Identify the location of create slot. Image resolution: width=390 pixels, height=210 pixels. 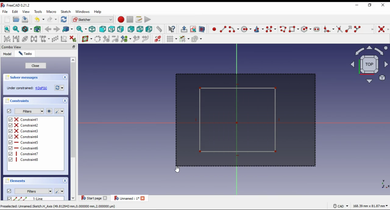
(317, 29).